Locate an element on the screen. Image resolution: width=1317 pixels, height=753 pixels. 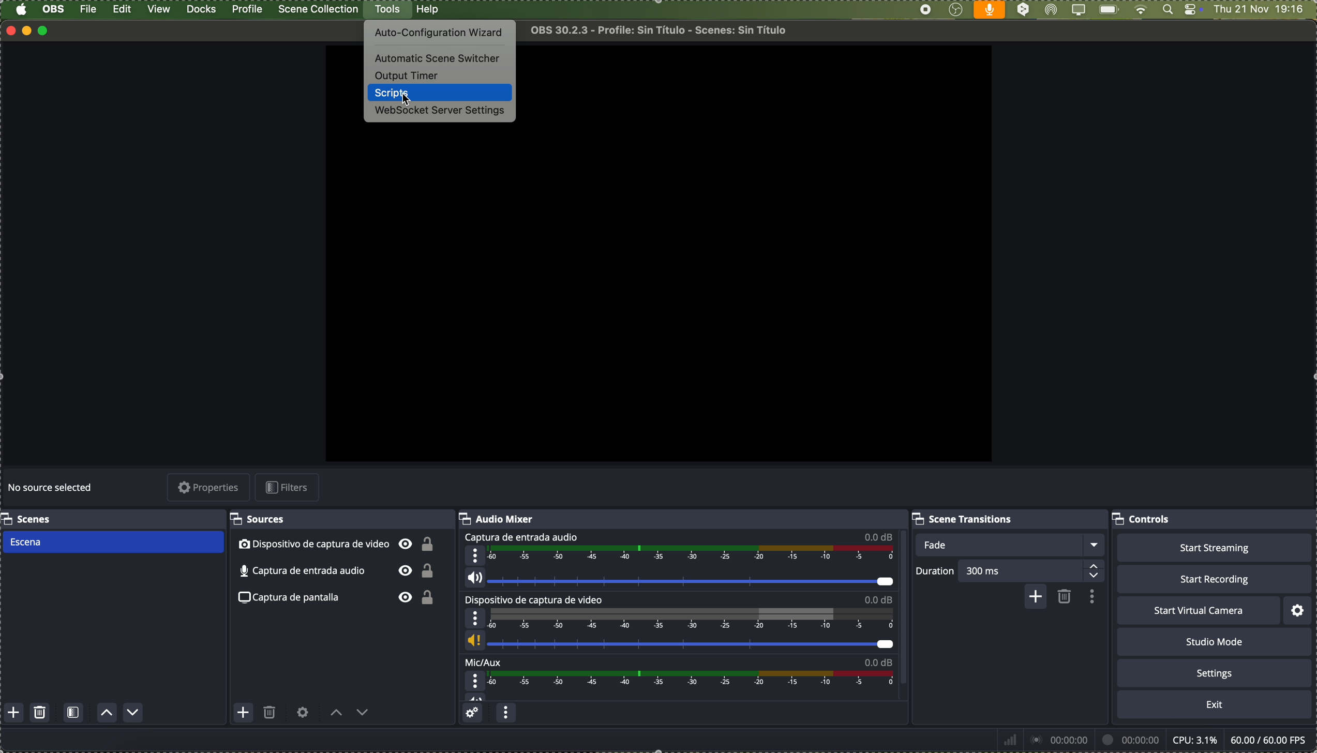
audio mixer menu is located at coordinates (506, 714).